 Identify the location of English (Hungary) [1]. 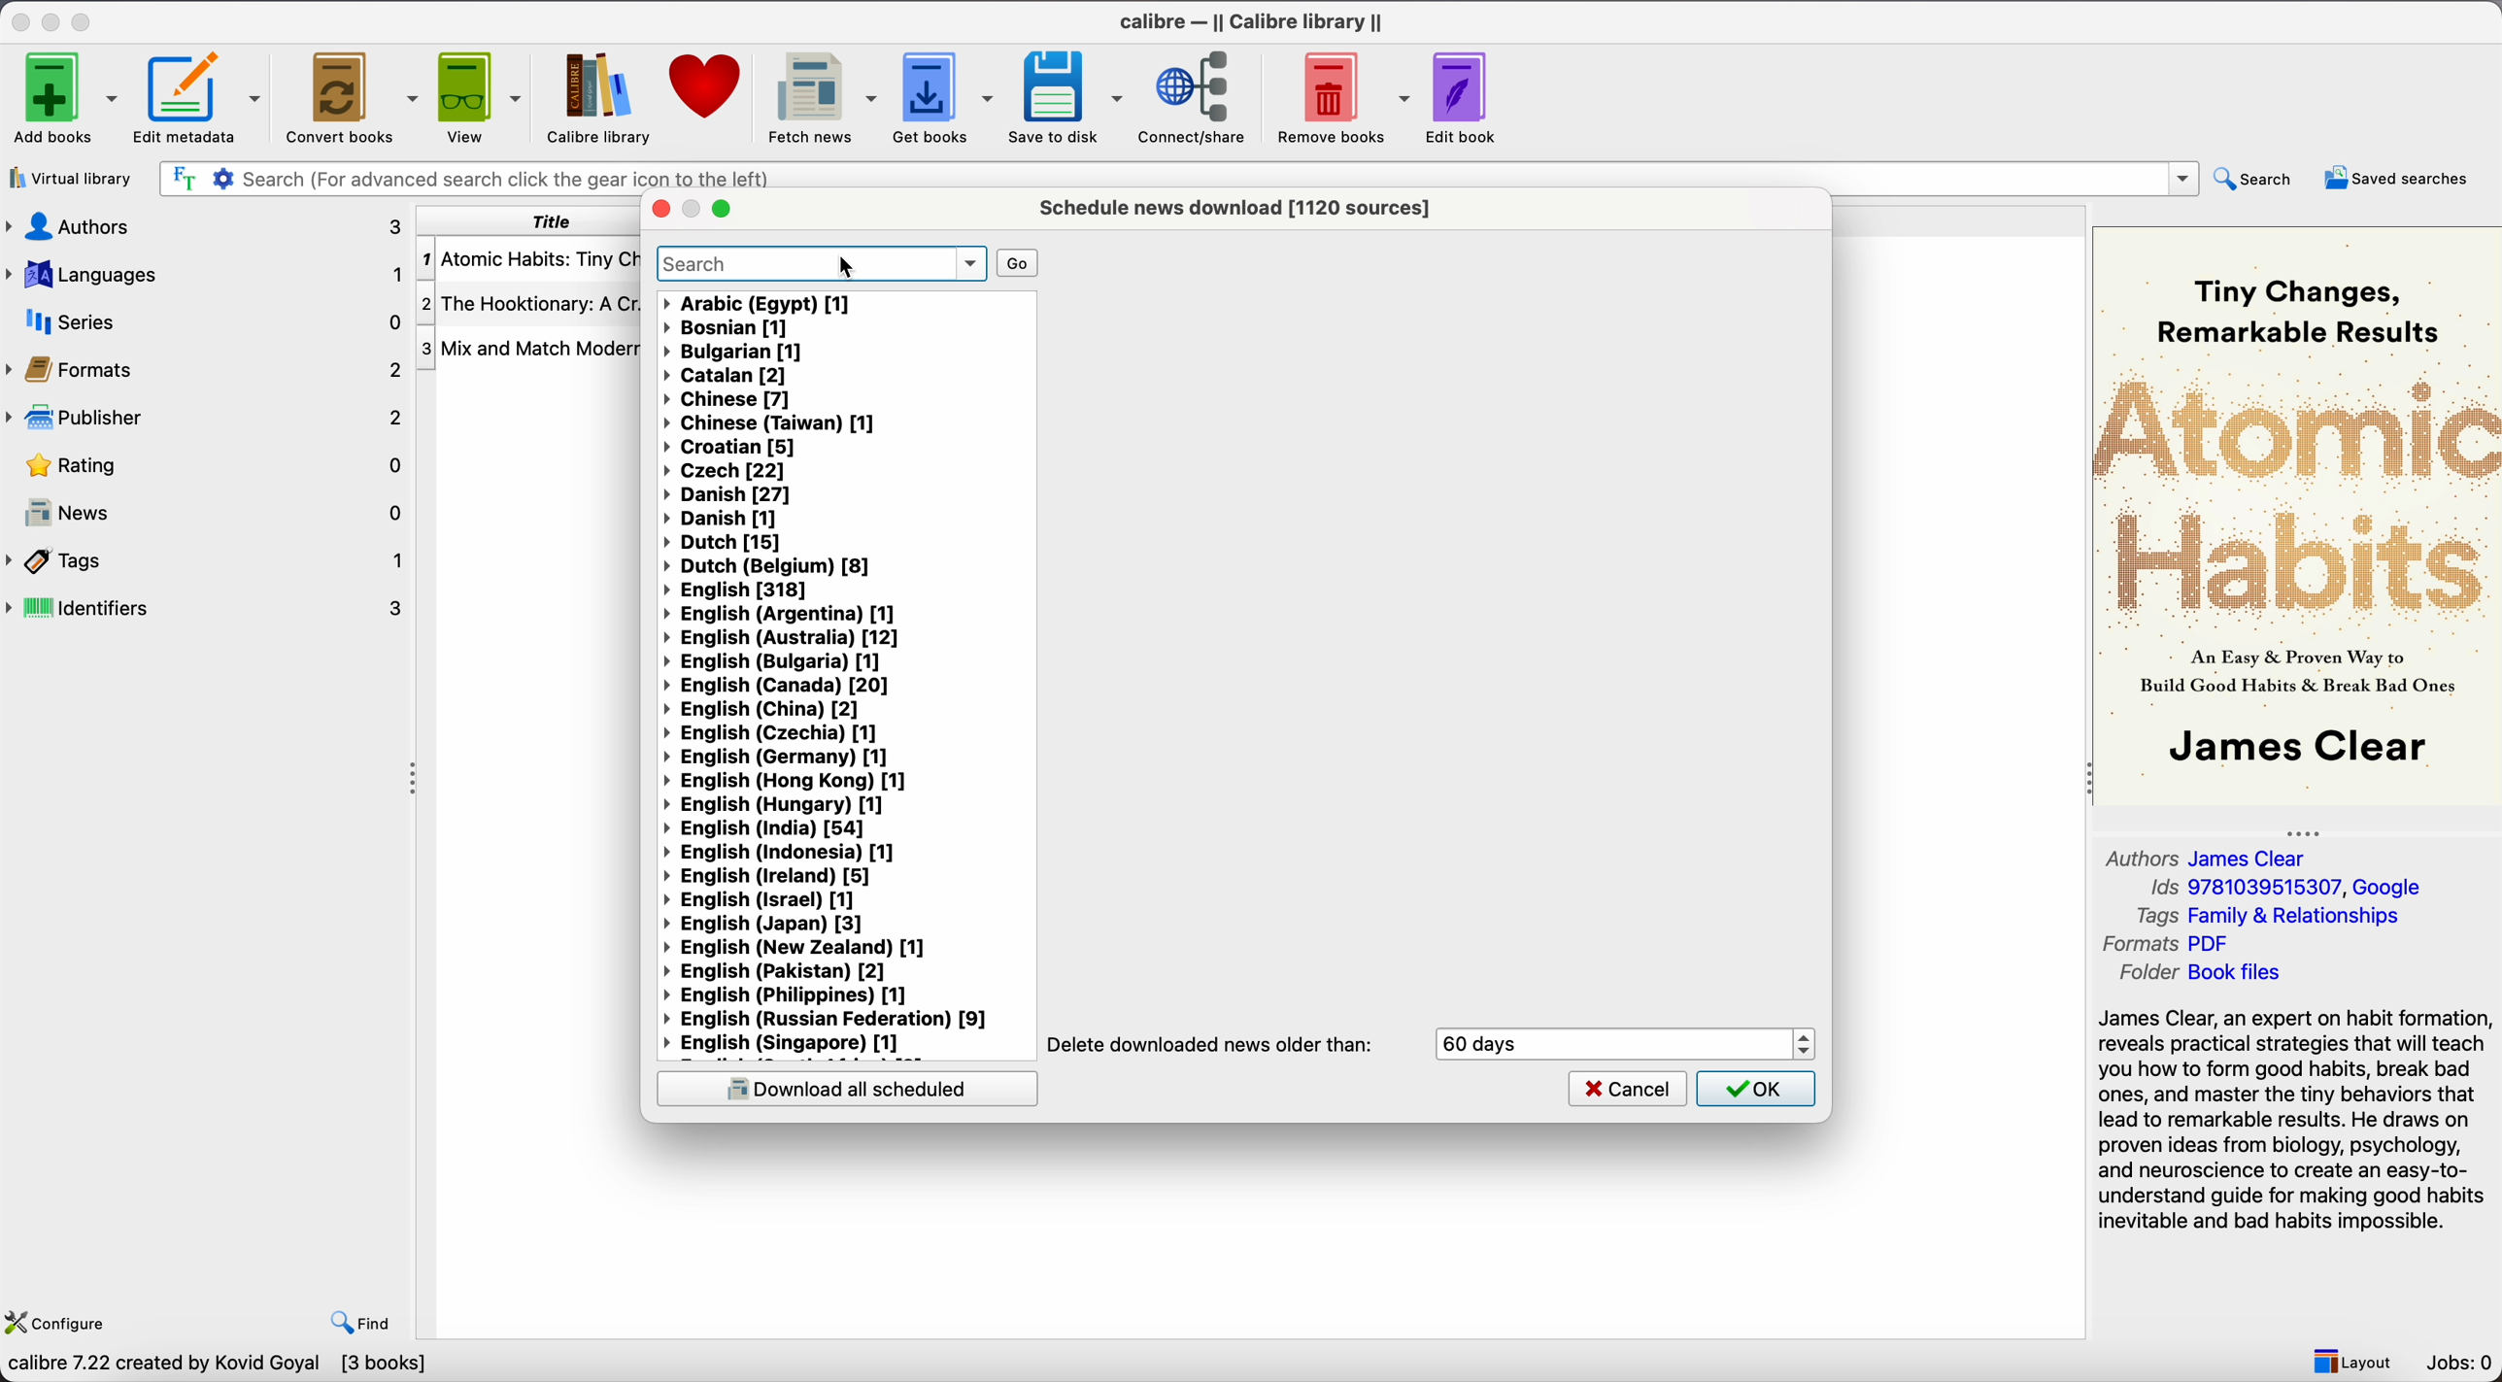
(777, 805).